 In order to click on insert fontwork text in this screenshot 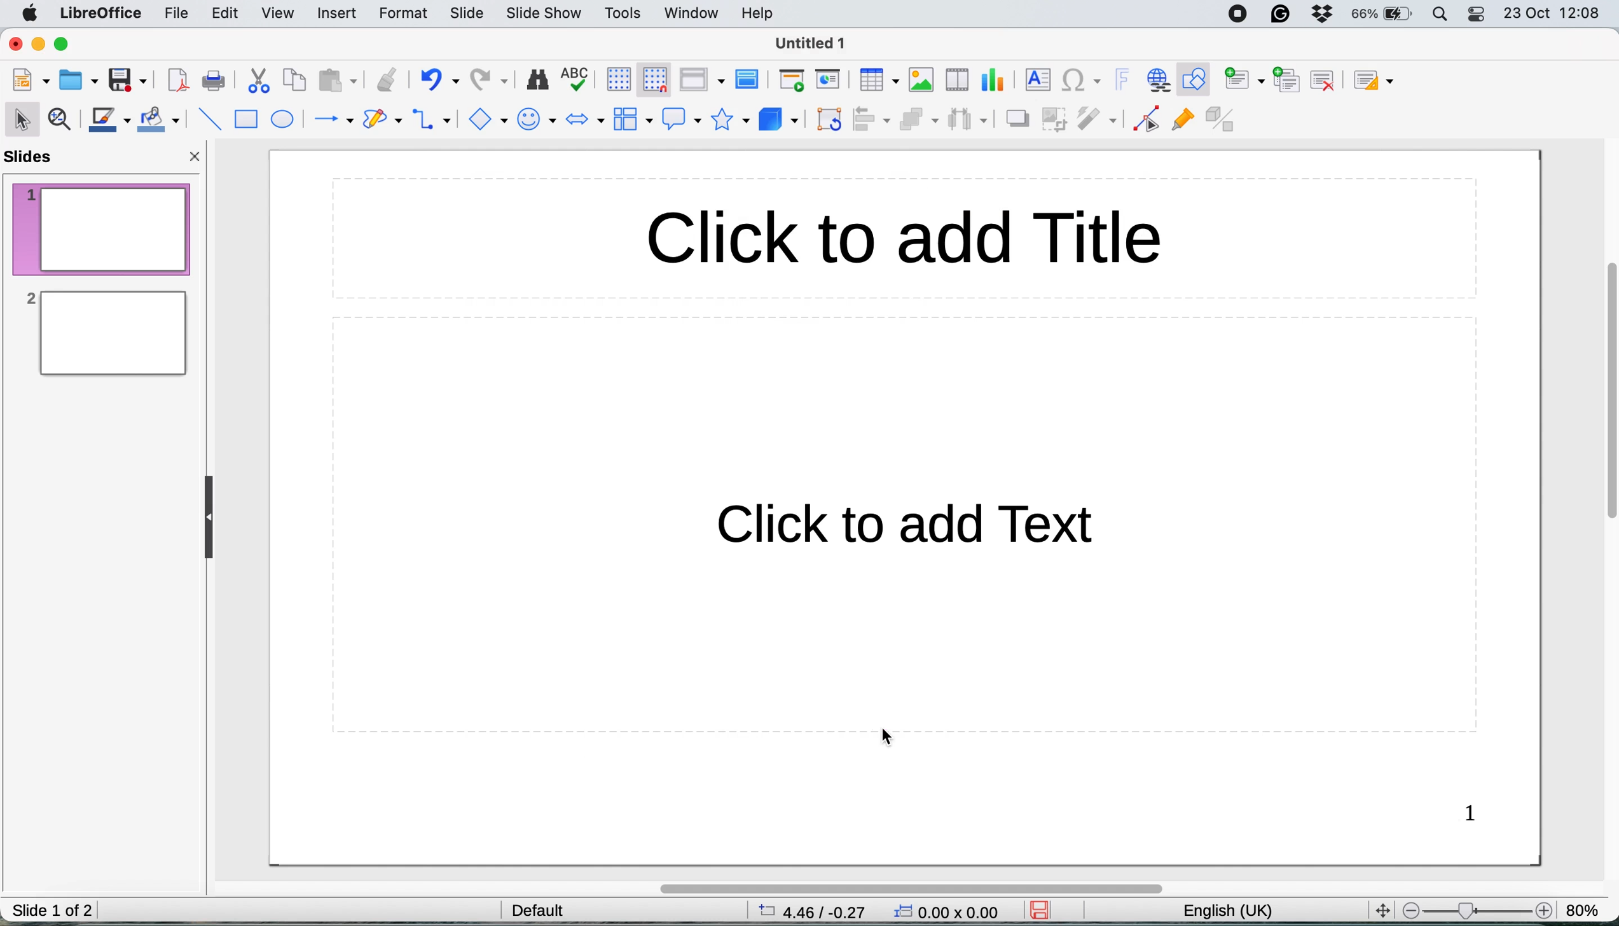, I will do `click(1122, 80)`.